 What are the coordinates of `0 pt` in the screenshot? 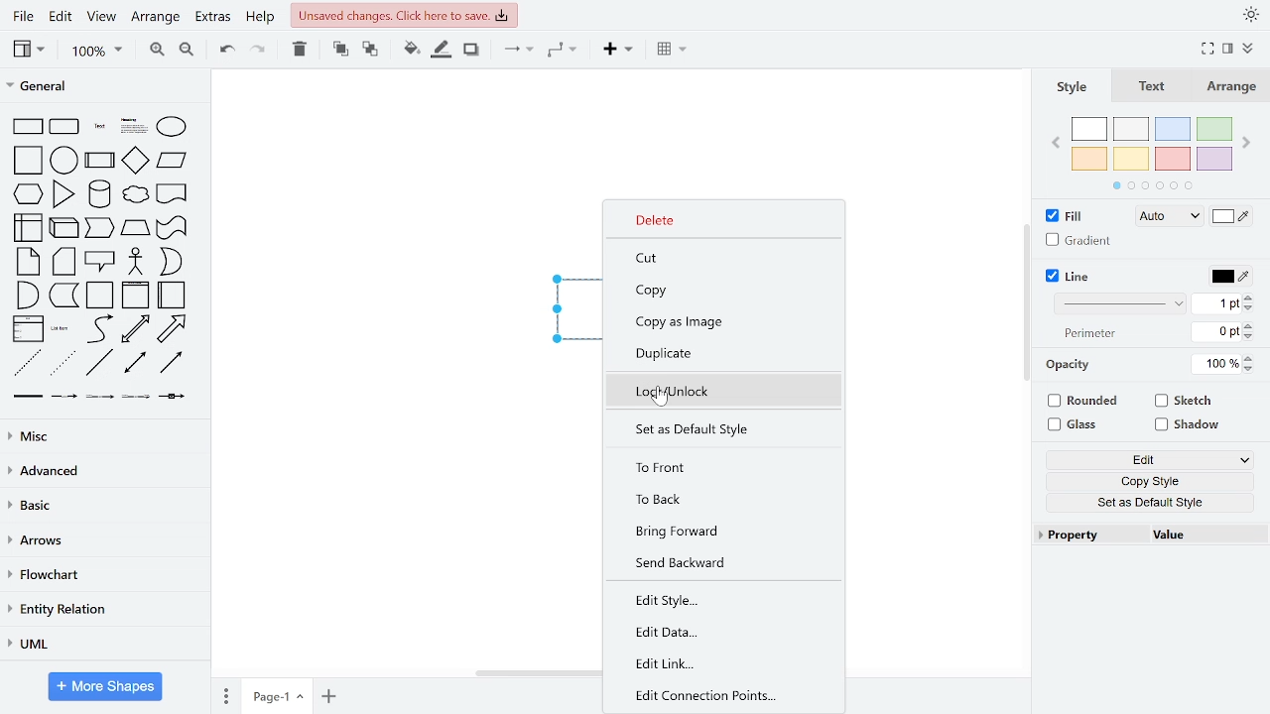 It's located at (1218, 332).